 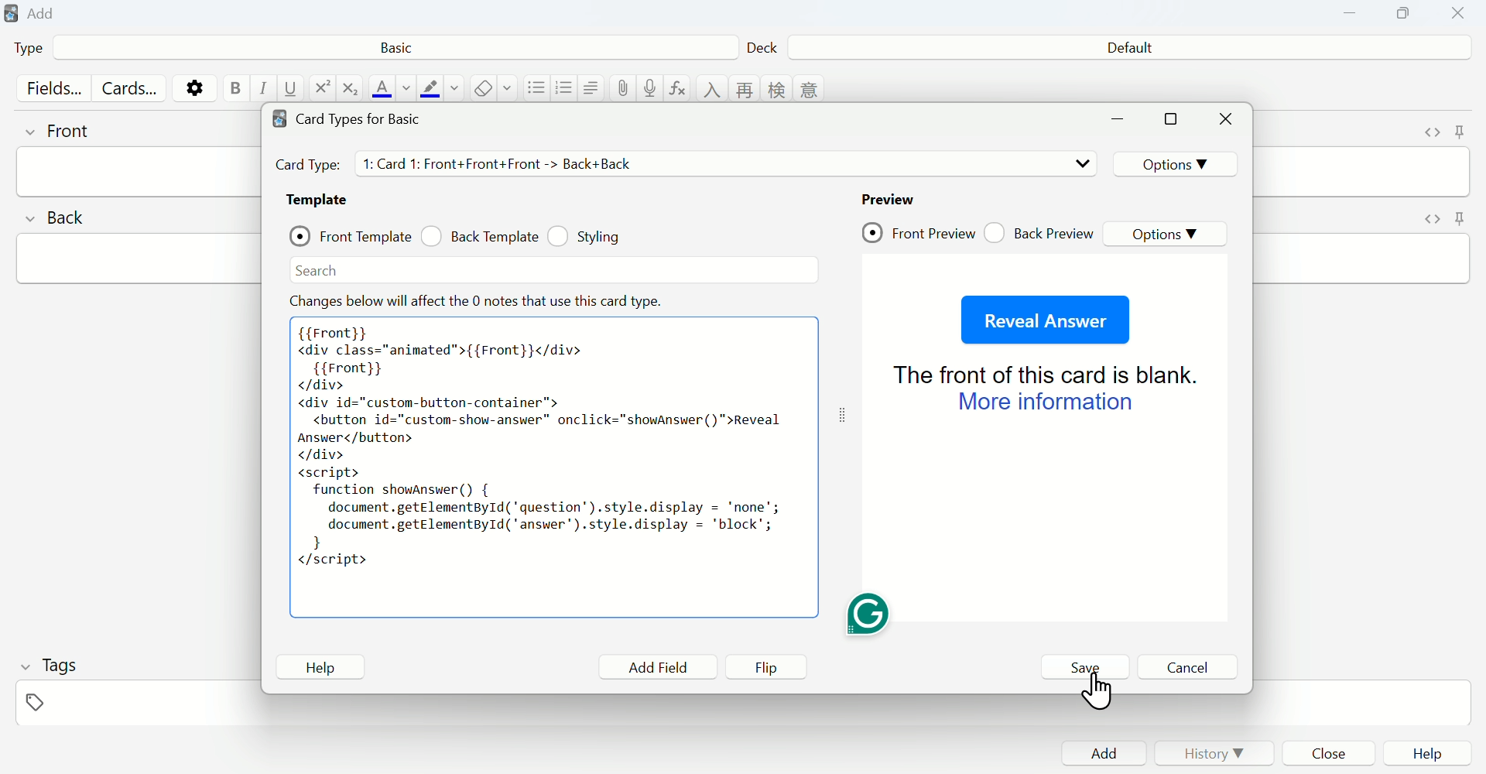 What do you see at coordinates (554, 269) in the screenshot?
I see `Search bar` at bounding box center [554, 269].